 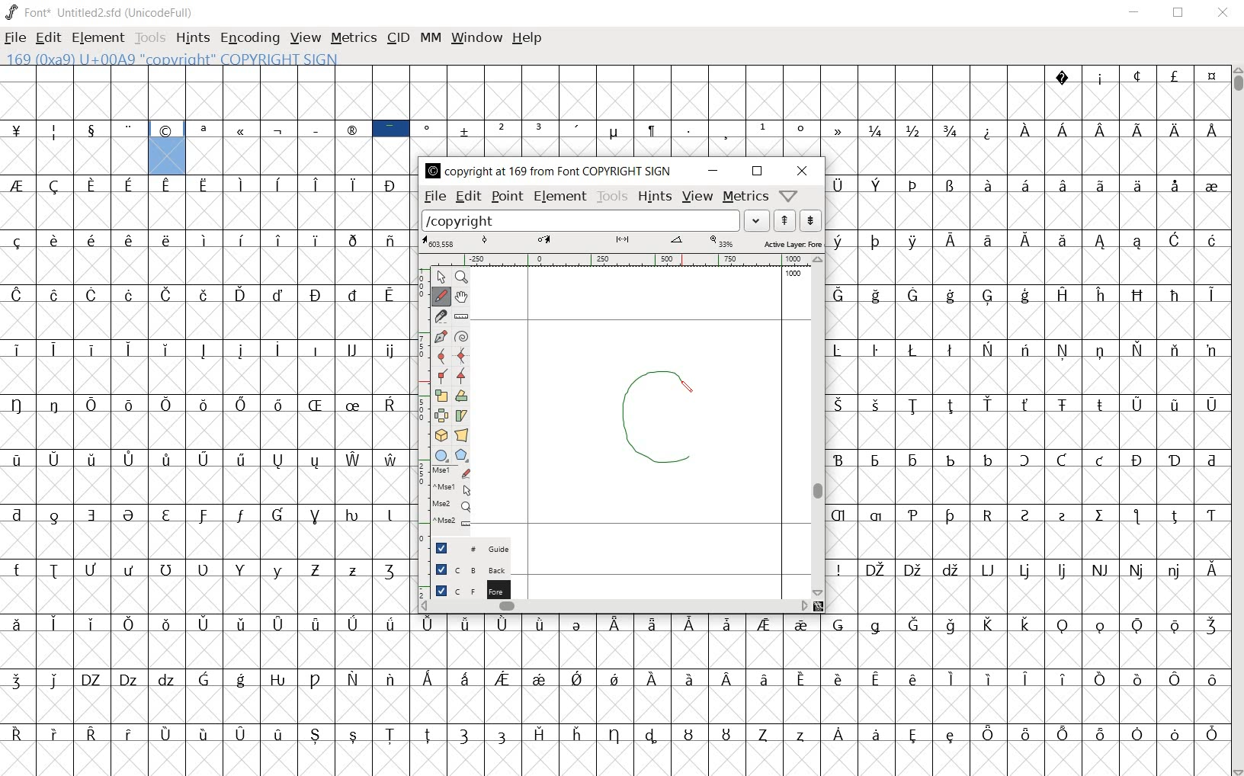 I want to click on hints, so click(x=653, y=196).